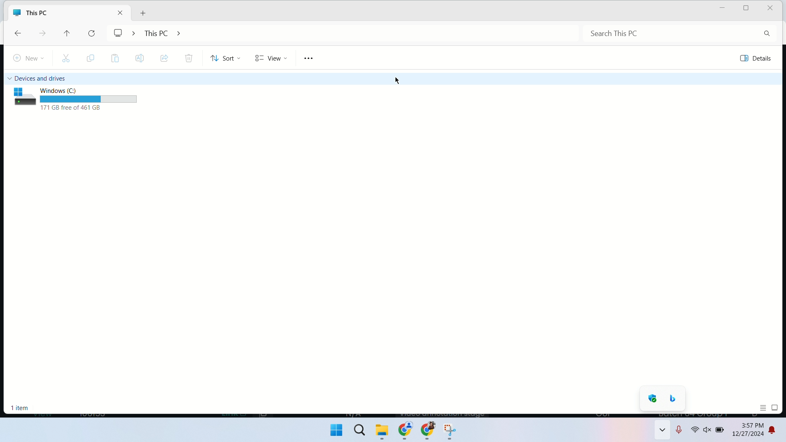 The image size is (786, 442). What do you see at coordinates (21, 34) in the screenshot?
I see `back` at bounding box center [21, 34].